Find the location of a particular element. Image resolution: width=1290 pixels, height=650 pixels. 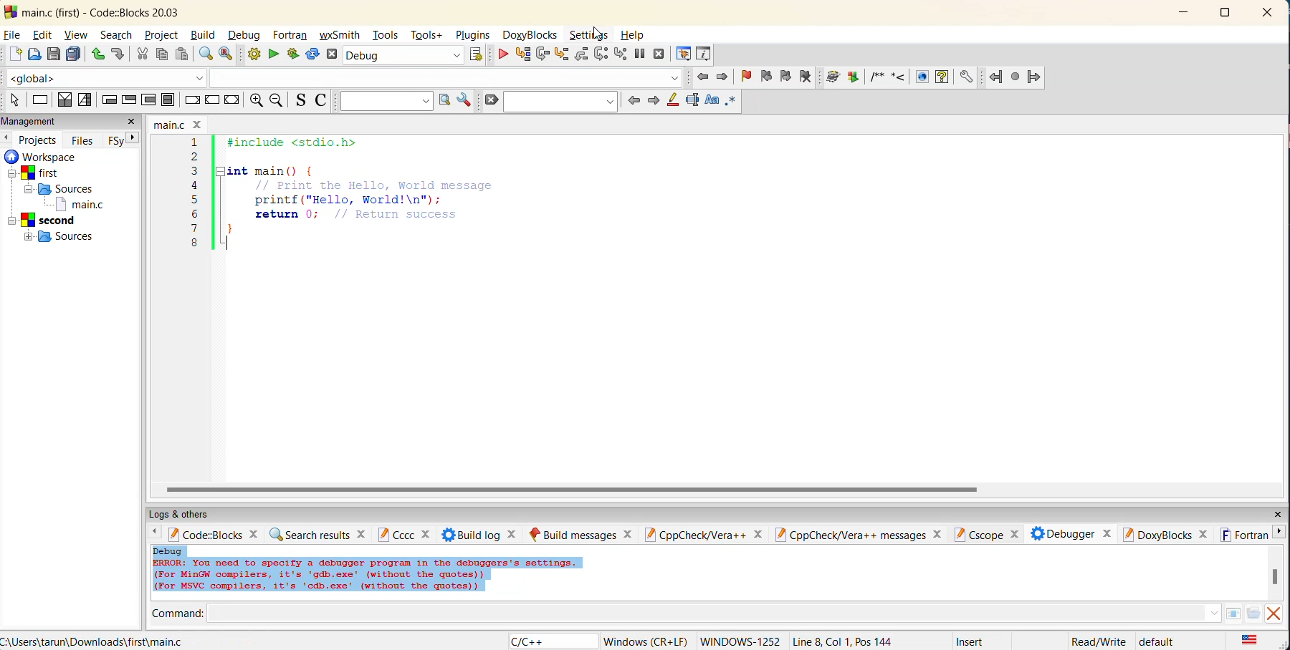

step into instruction is located at coordinates (621, 55).